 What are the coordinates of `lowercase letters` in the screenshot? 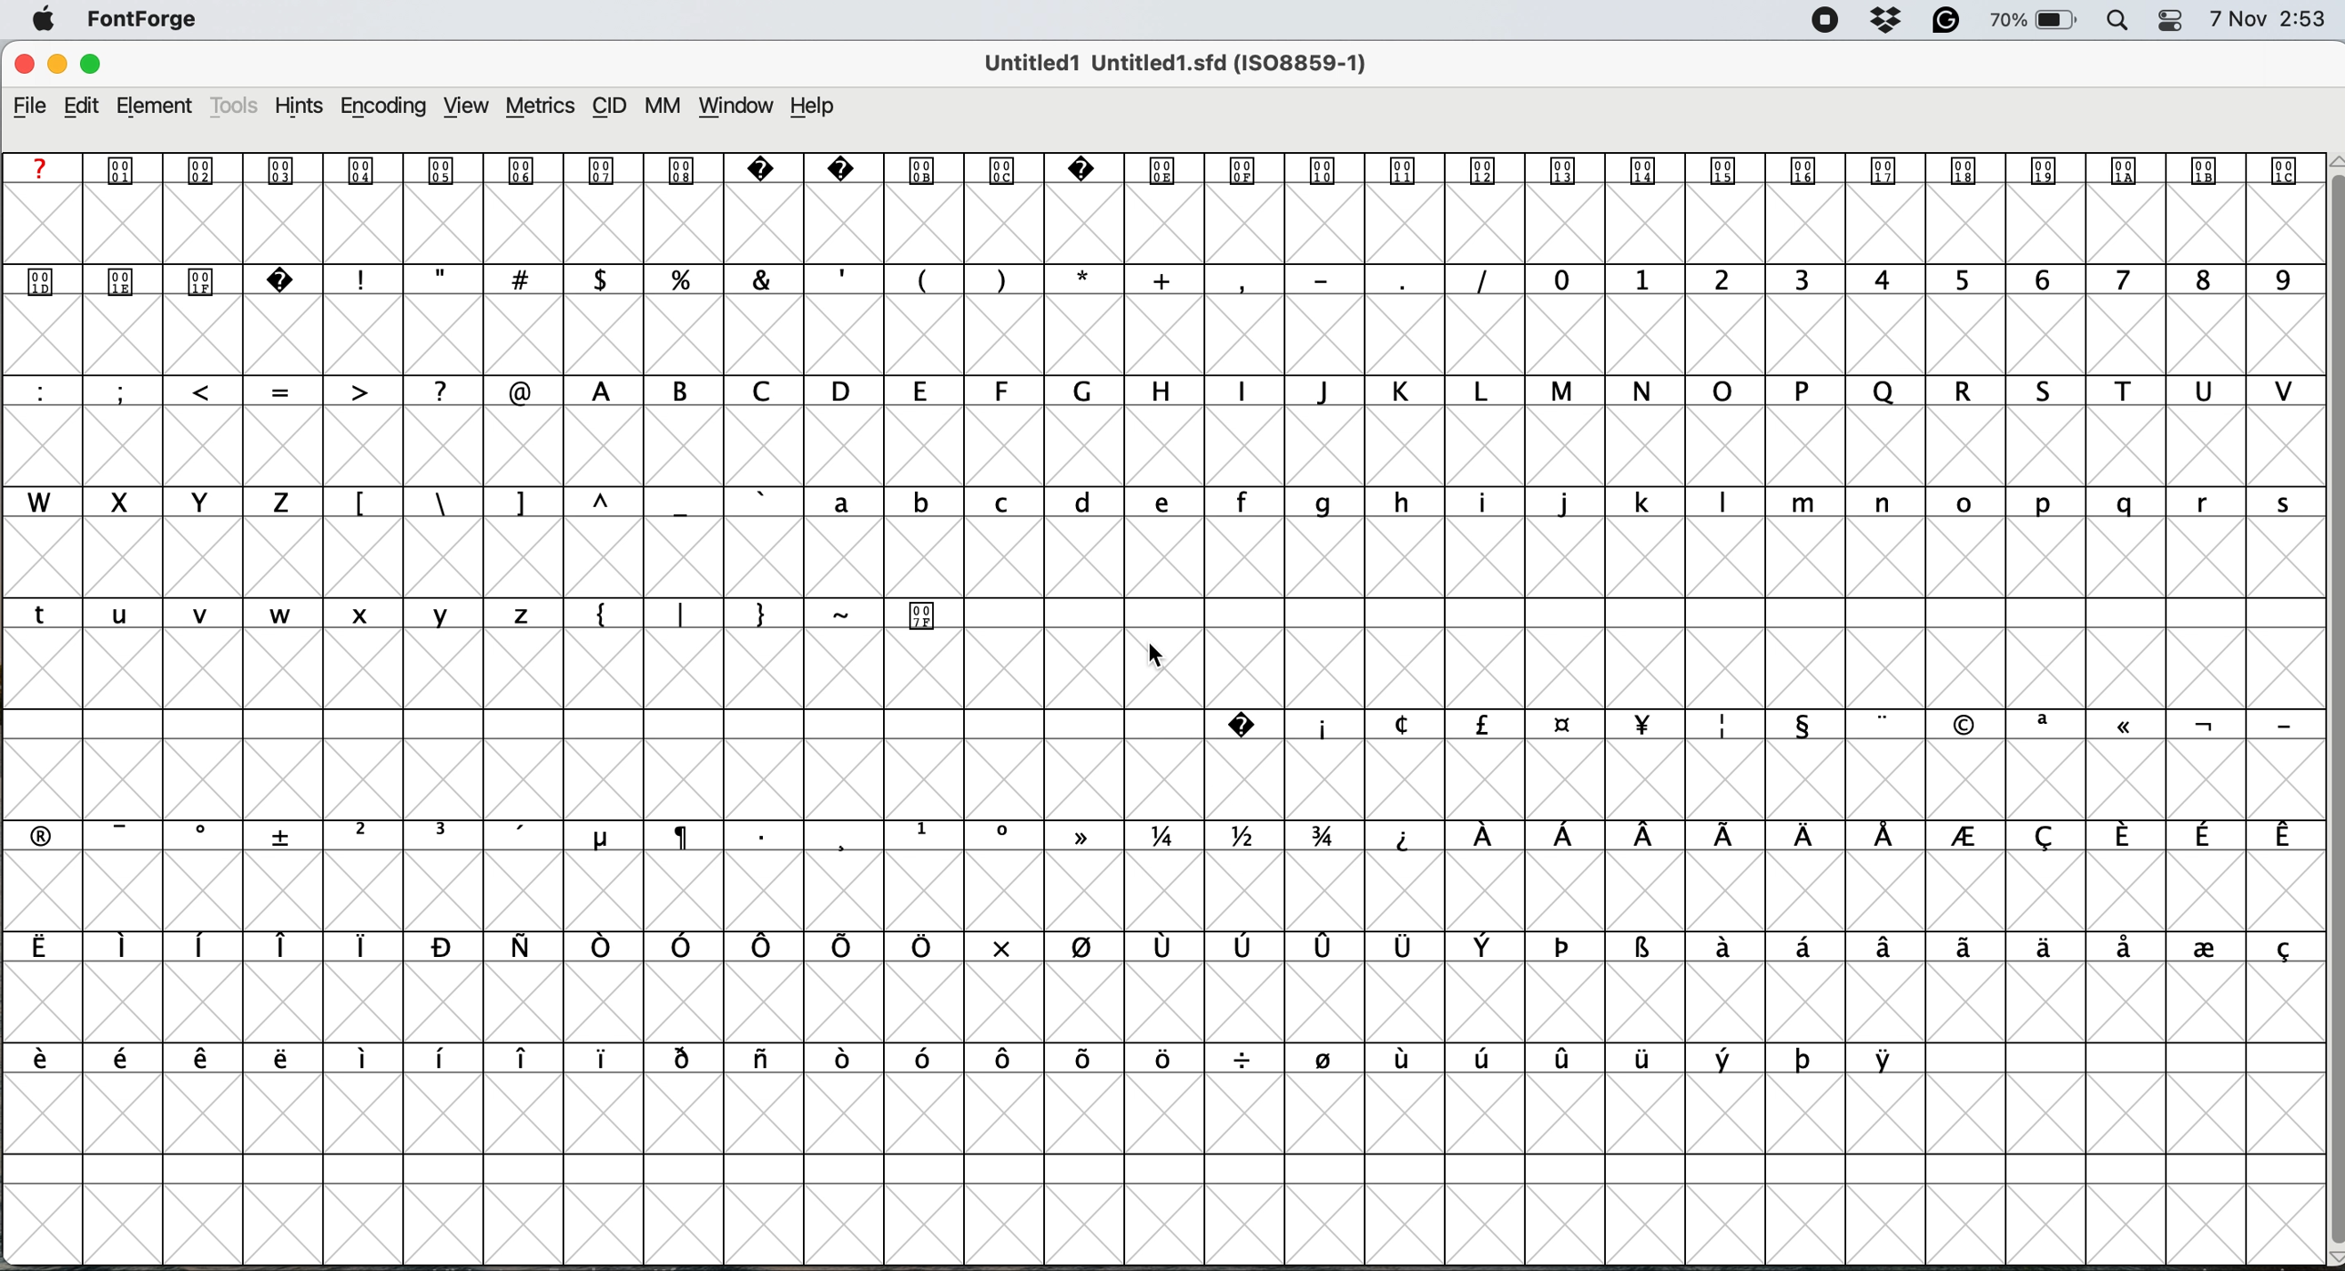 It's located at (289, 614).